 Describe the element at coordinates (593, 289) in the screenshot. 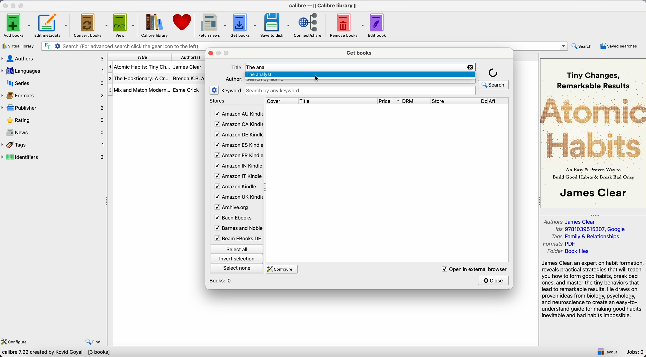

I see `synopsis` at that location.